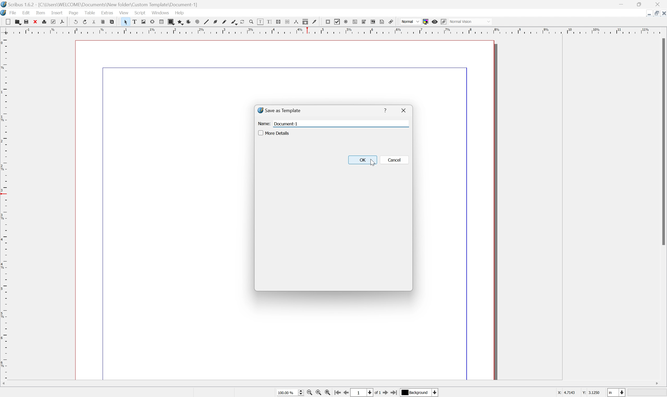 The height and width of the screenshot is (397, 667). Describe the element at coordinates (113, 22) in the screenshot. I see `paste` at that location.